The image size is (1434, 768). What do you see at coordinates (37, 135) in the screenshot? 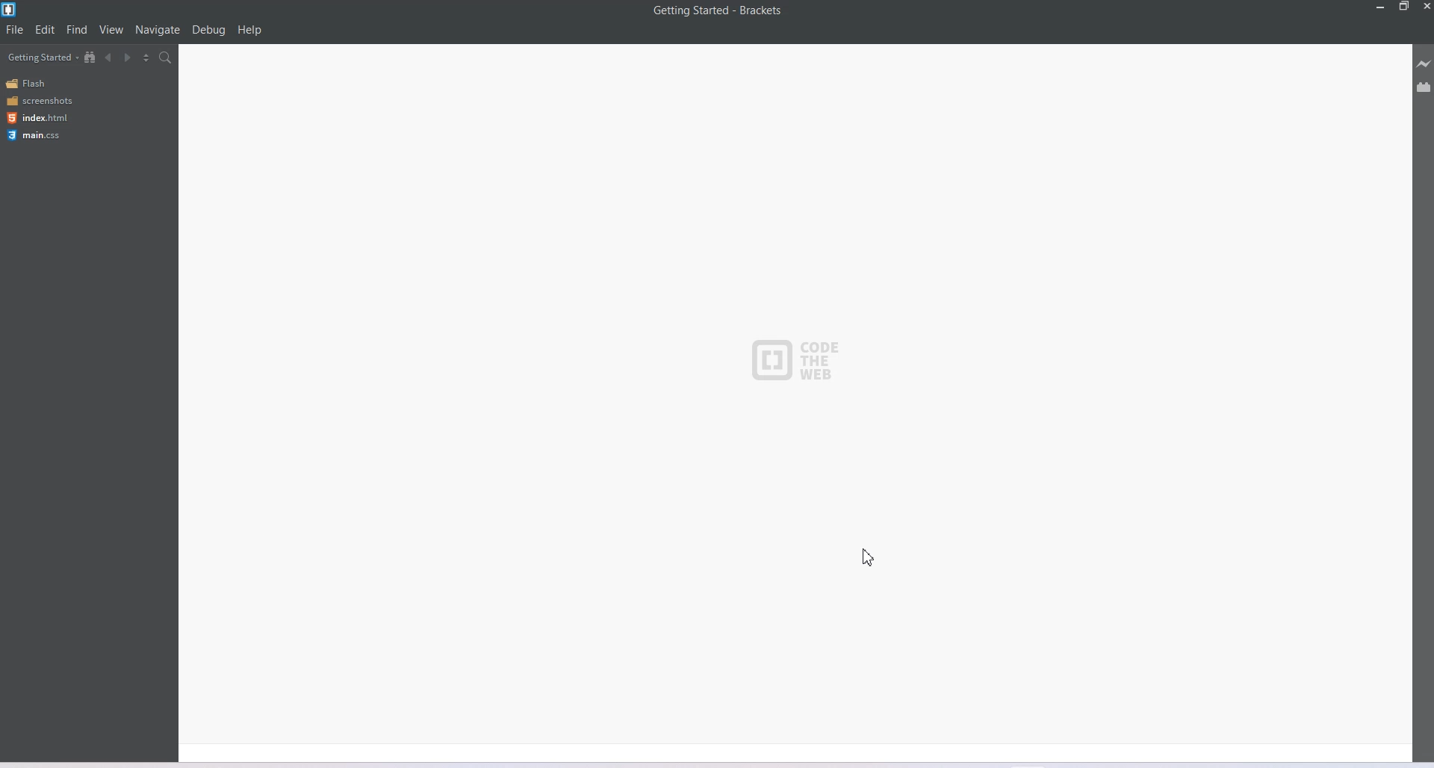
I see `main.css` at bounding box center [37, 135].